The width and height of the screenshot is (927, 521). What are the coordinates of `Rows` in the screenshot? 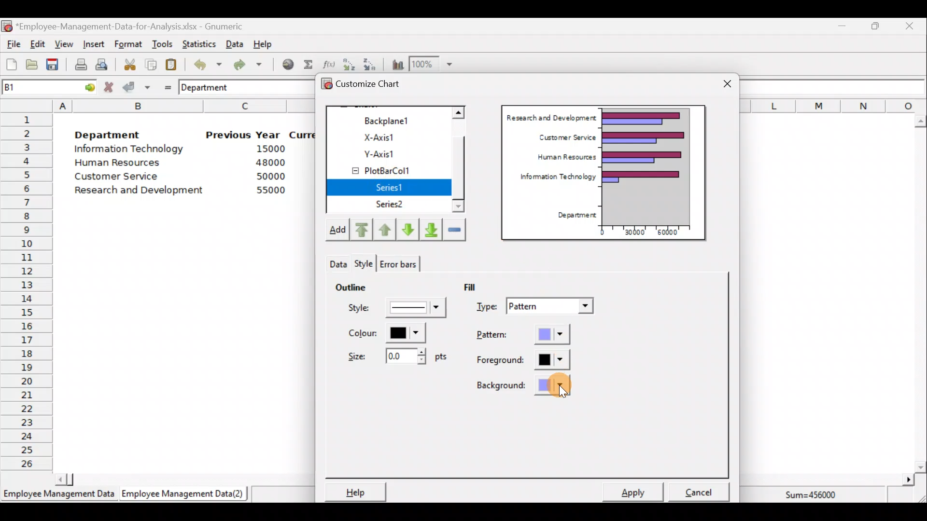 It's located at (27, 290).